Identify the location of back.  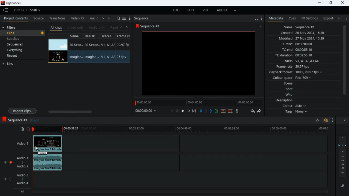
(121, 27).